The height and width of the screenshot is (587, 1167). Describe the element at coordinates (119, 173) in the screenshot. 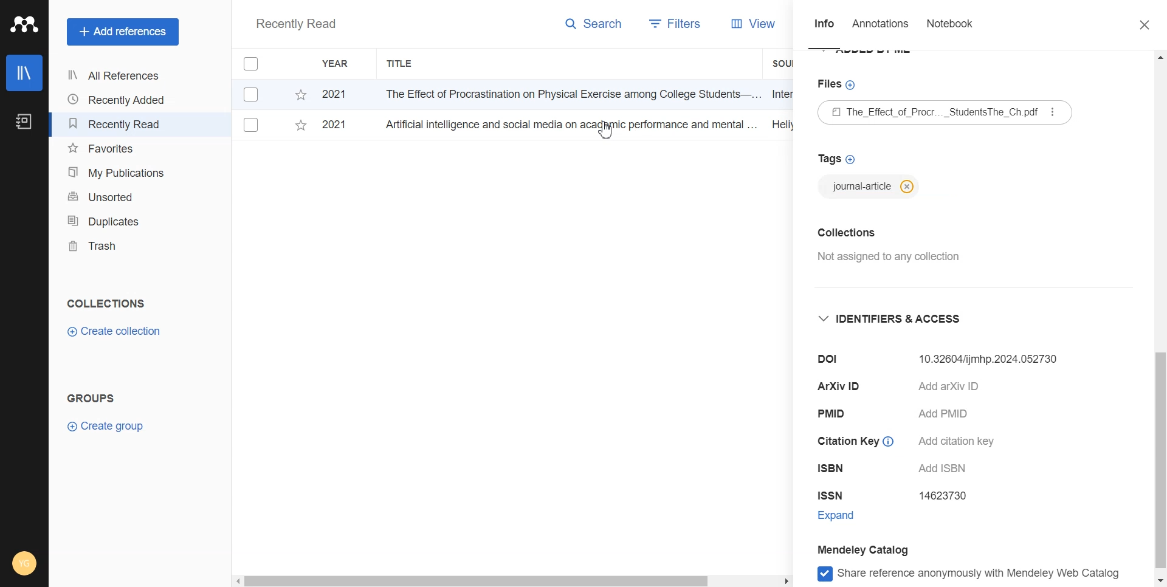

I see `My Publications` at that location.